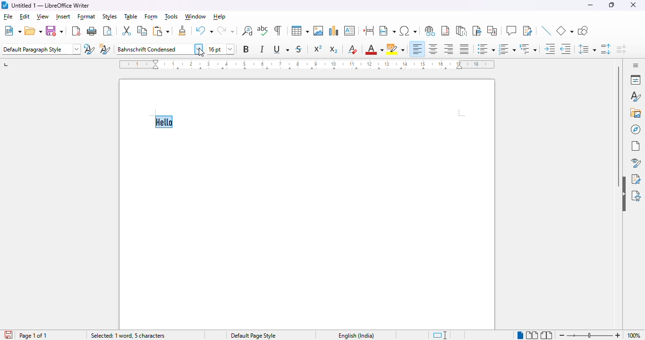 Image resolution: width=645 pixels, height=340 pixels. Describe the element at coordinates (306, 64) in the screenshot. I see `ruler` at that location.